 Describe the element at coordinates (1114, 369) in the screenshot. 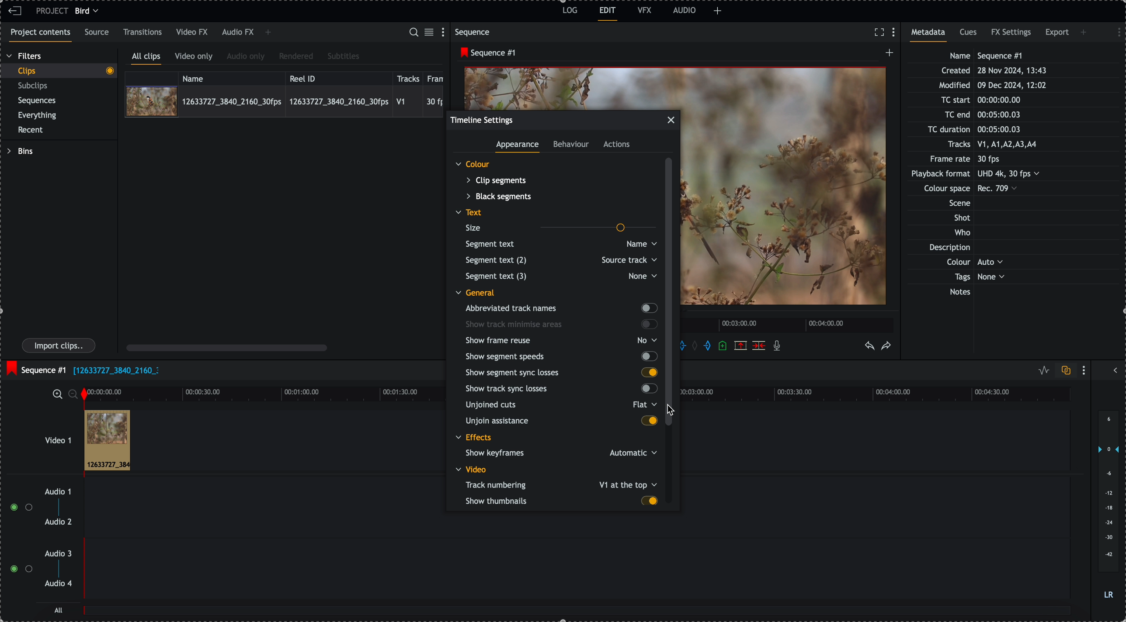

I see `show/hide full audio mix` at that location.